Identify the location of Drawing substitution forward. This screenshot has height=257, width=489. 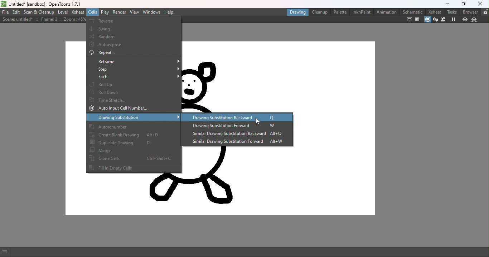
(239, 126).